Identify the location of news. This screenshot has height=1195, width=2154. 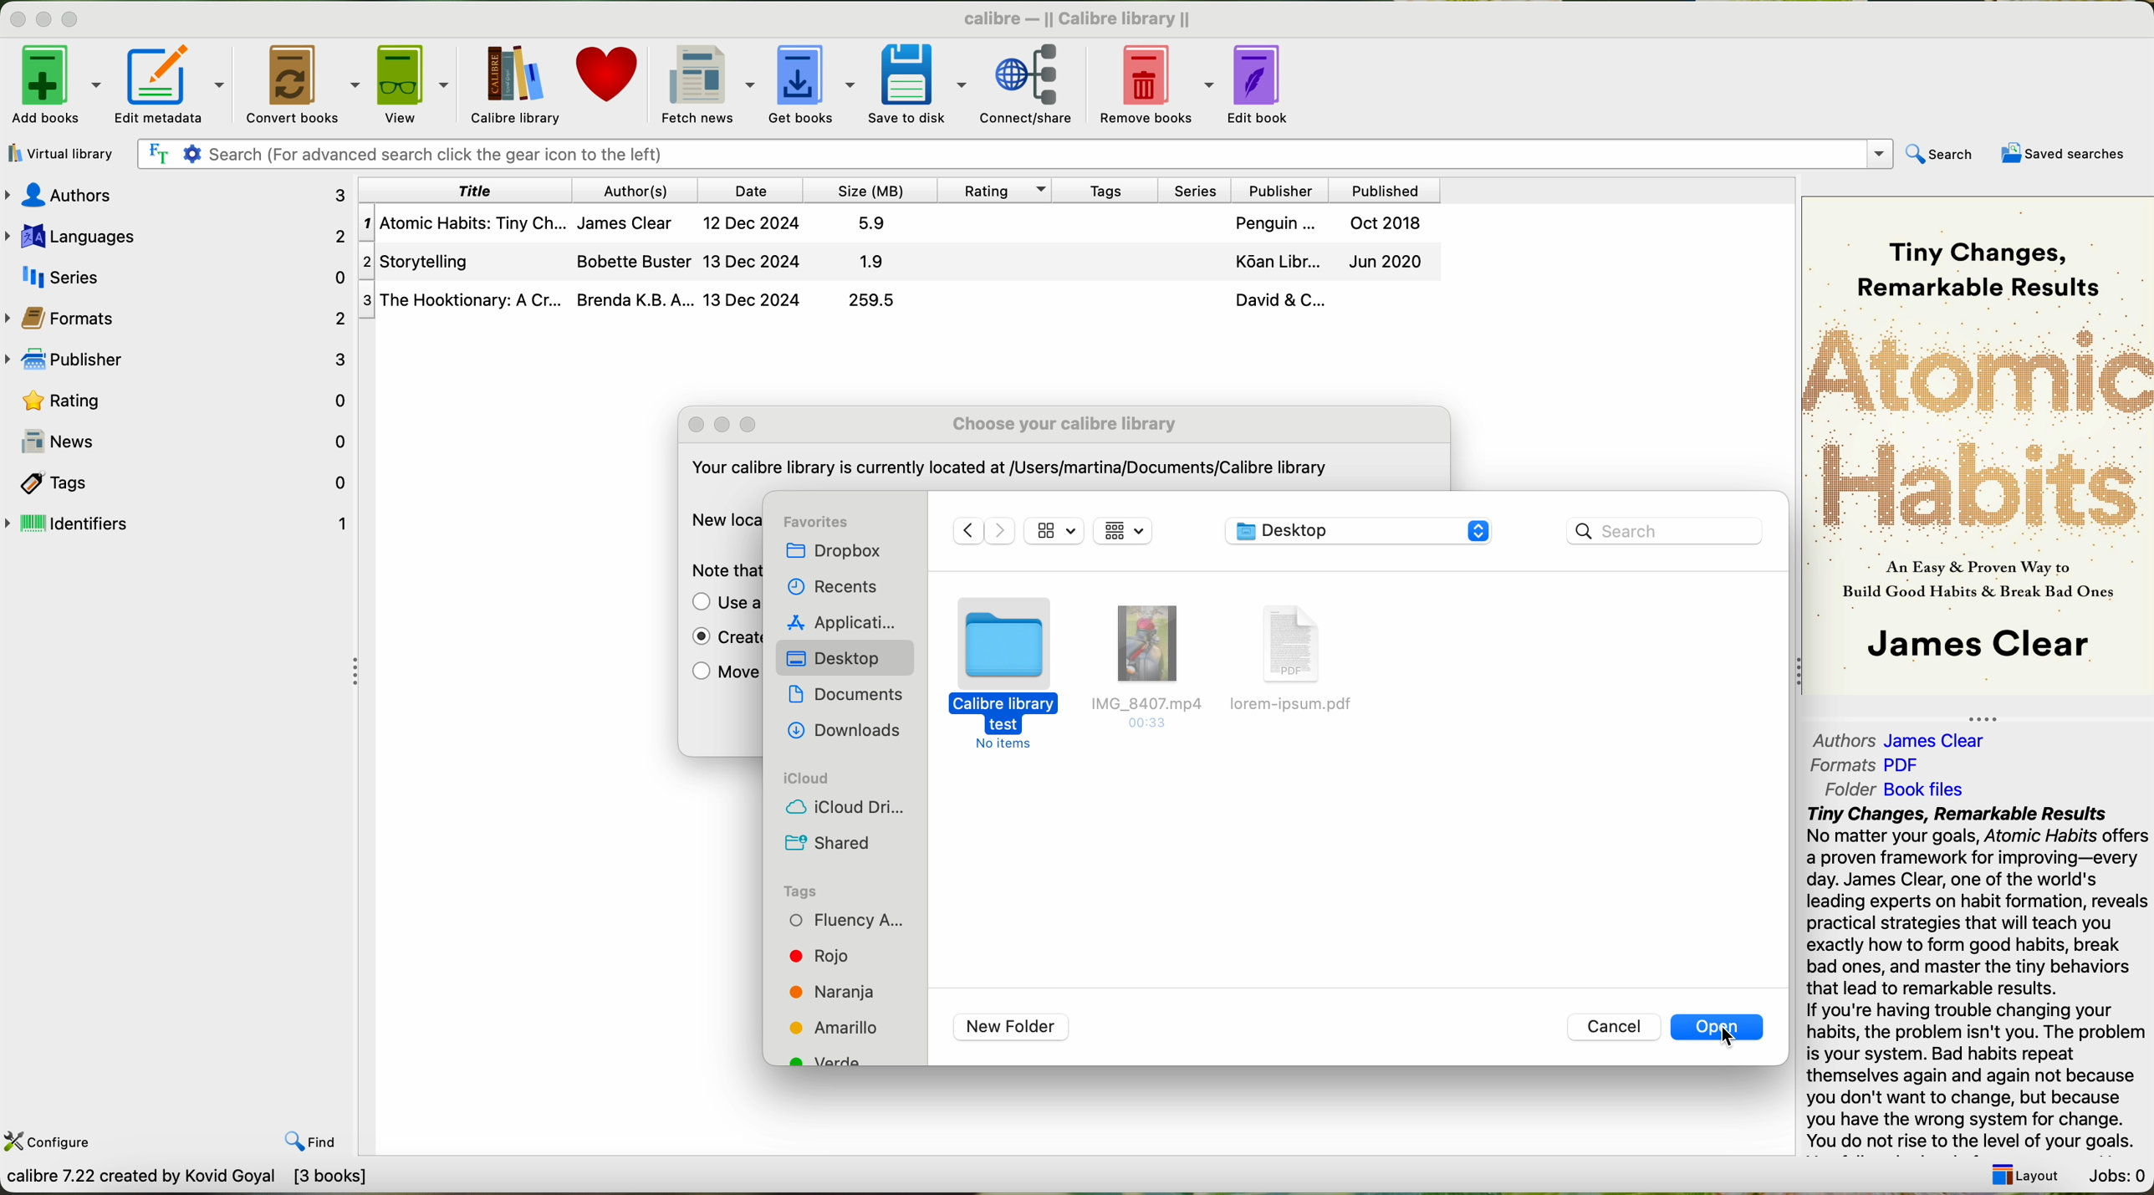
(178, 442).